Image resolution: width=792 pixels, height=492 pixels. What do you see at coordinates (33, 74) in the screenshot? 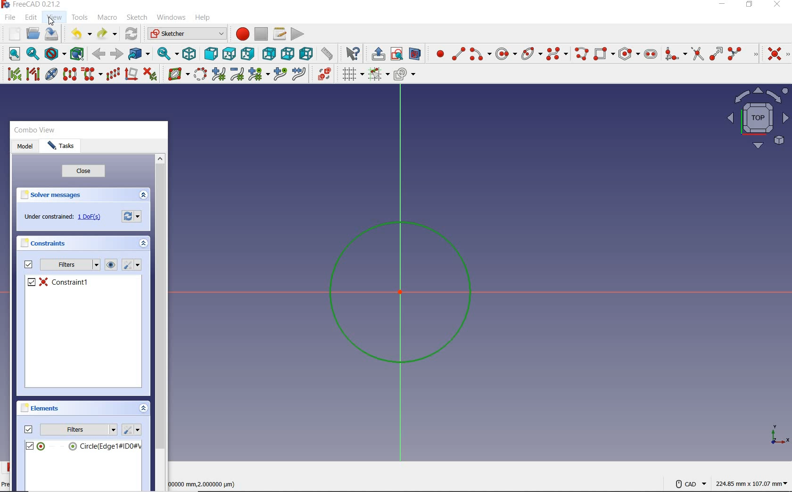
I see `select associated geometry` at bounding box center [33, 74].